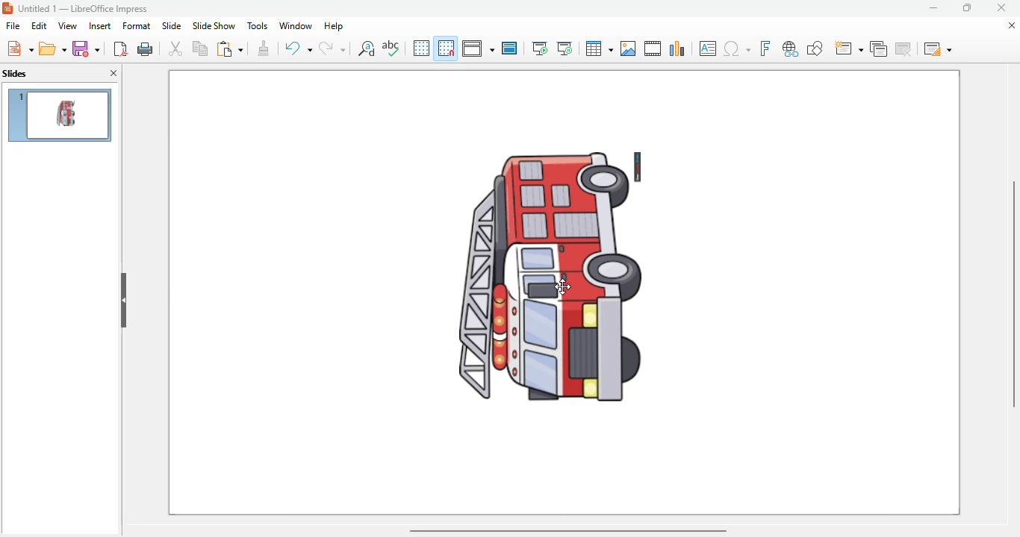 This screenshot has height=537, width=1020. Describe the element at coordinates (146, 49) in the screenshot. I see `print` at that location.